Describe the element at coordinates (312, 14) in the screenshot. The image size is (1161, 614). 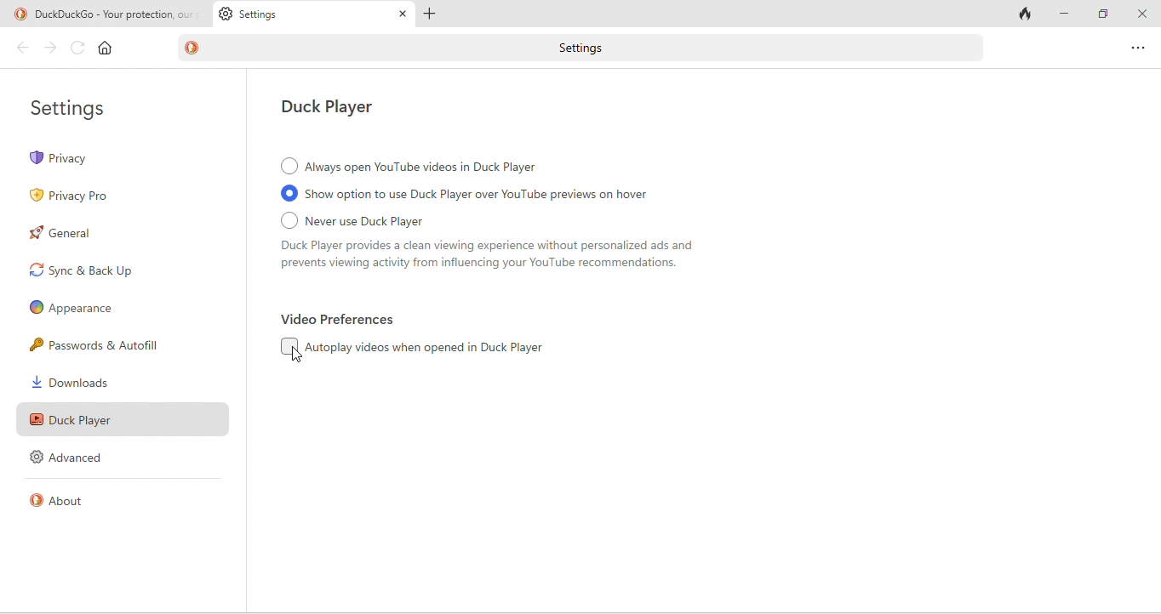
I see `settings` at that location.